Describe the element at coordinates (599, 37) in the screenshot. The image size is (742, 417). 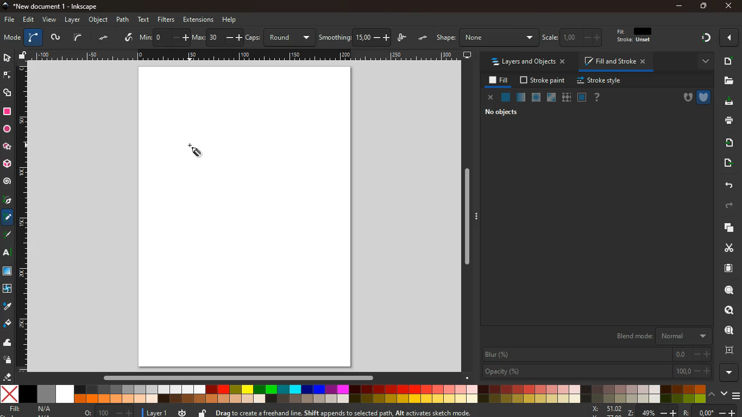
I see `edit` at that location.